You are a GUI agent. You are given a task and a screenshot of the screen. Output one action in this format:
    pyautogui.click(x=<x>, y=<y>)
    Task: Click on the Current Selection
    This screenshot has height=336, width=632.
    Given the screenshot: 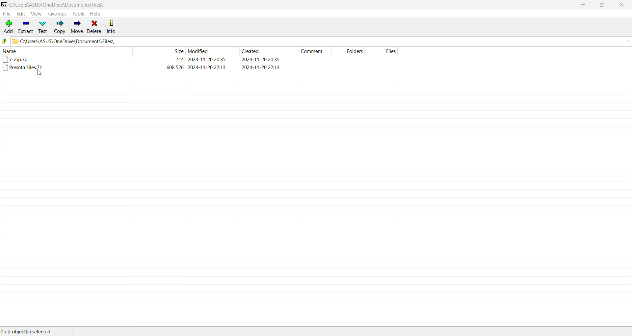 What is the action you would take?
    pyautogui.click(x=27, y=331)
    